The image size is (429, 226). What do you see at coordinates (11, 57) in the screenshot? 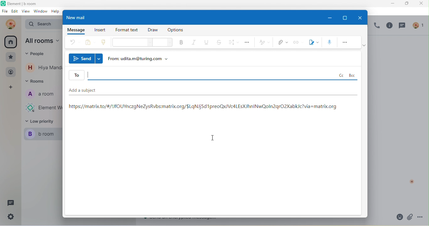
I see `favourite` at bounding box center [11, 57].